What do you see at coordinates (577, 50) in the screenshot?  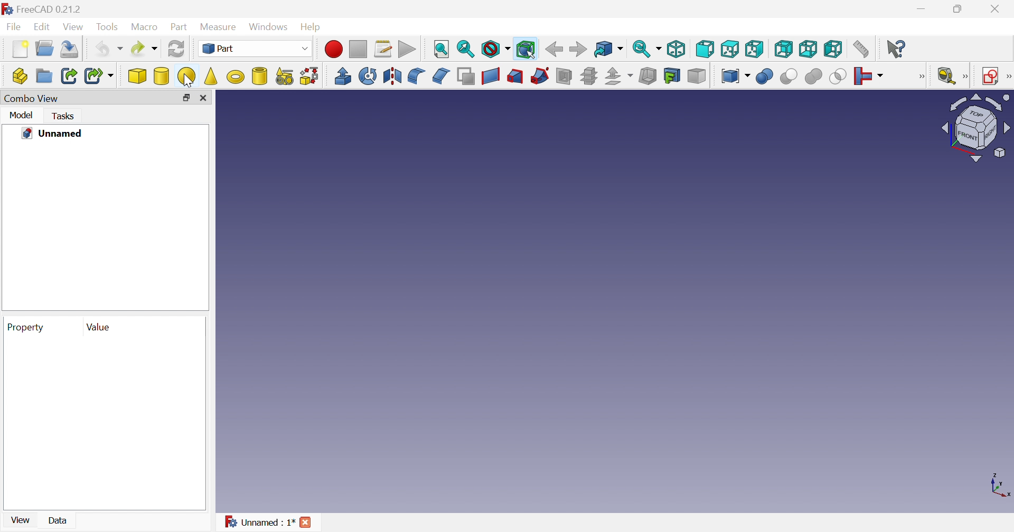 I see `Forward` at bounding box center [577, 50].